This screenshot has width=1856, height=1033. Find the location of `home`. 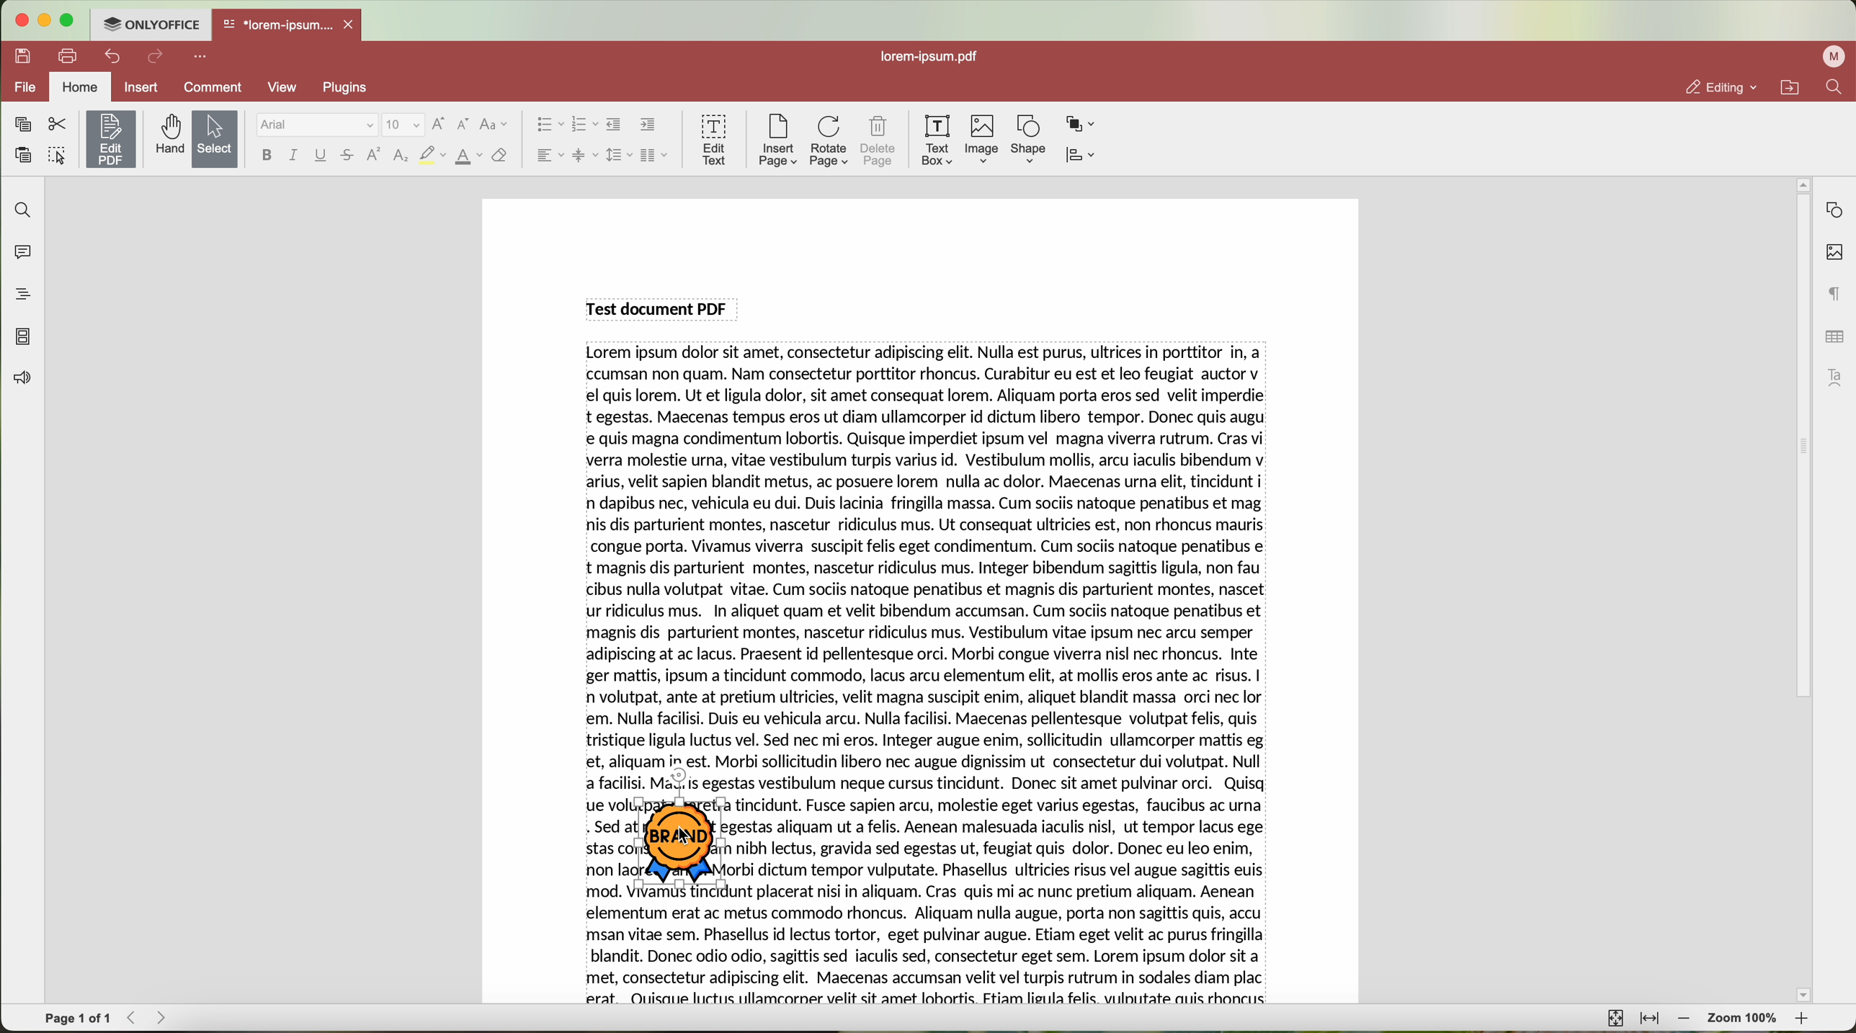

home is located at coordinates (80, 89).